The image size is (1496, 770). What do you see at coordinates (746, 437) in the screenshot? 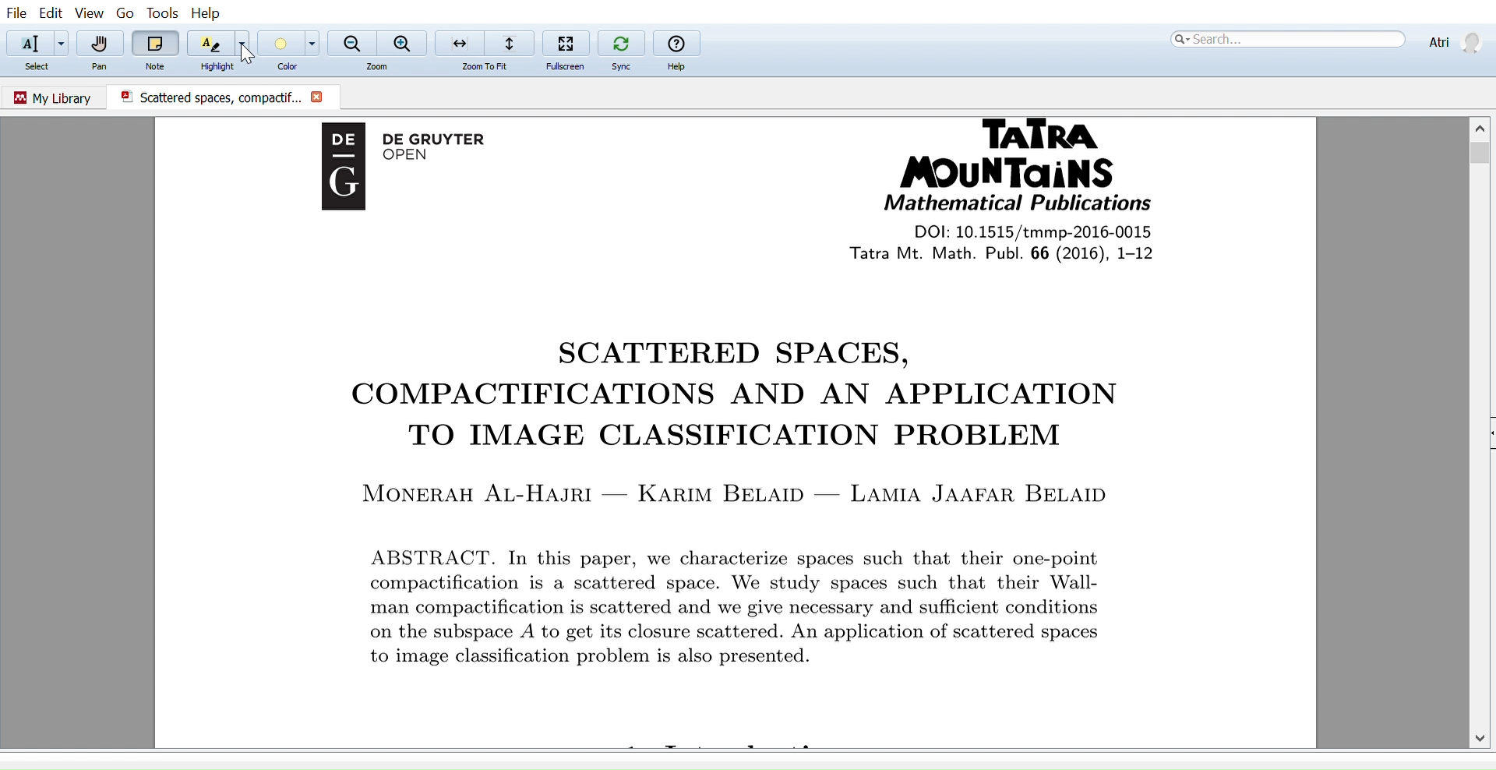
I see `TO IMAGE CLASSIFICATION PROBLEM` at bounding box center [746, 437].